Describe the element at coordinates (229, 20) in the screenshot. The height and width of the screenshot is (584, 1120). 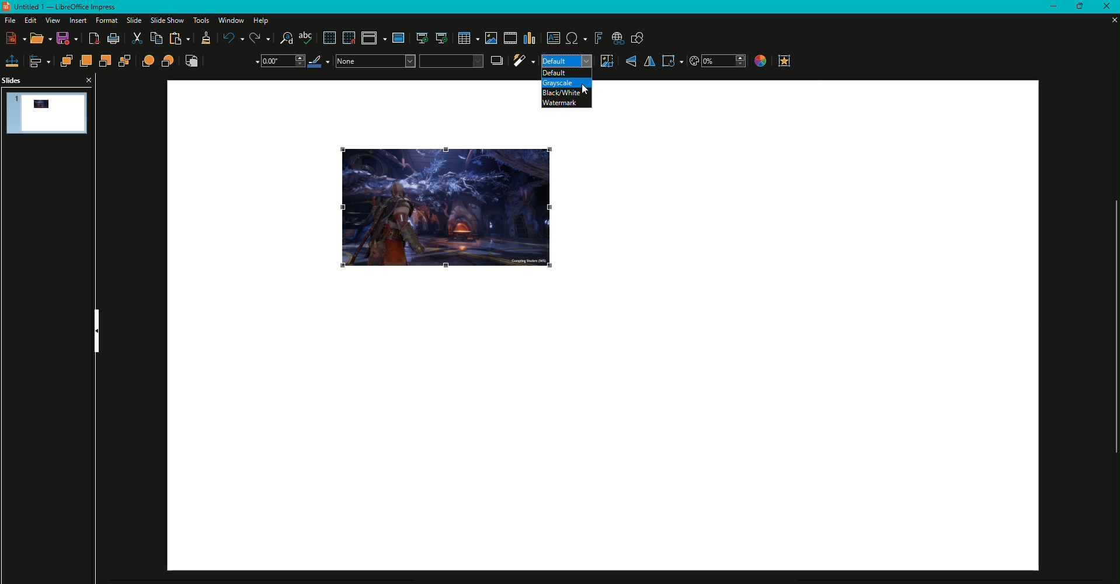
I see `Window` at that location.